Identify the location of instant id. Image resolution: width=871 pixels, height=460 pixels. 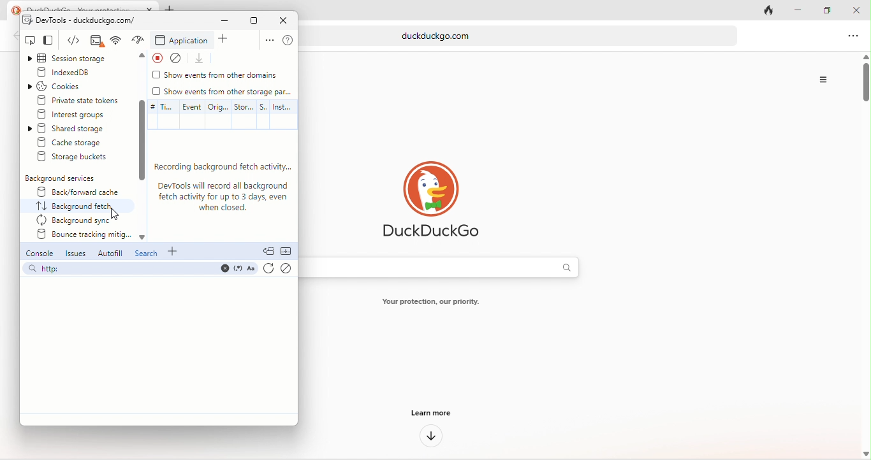
(283, 115).